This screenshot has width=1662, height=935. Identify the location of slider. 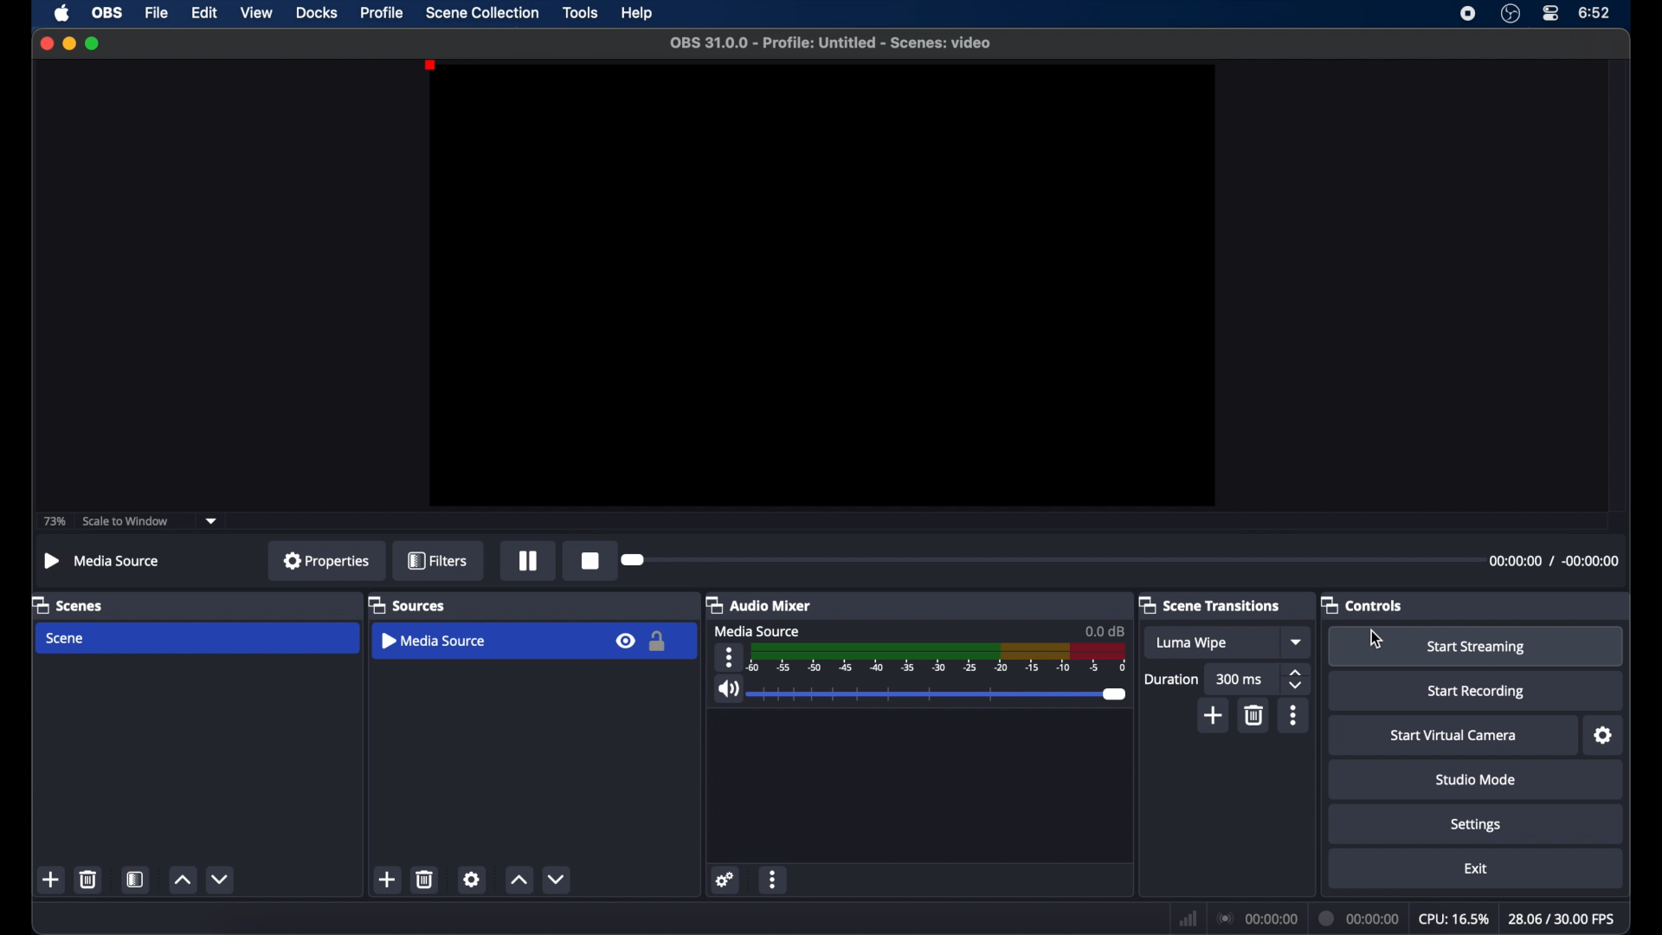
(635, 560).